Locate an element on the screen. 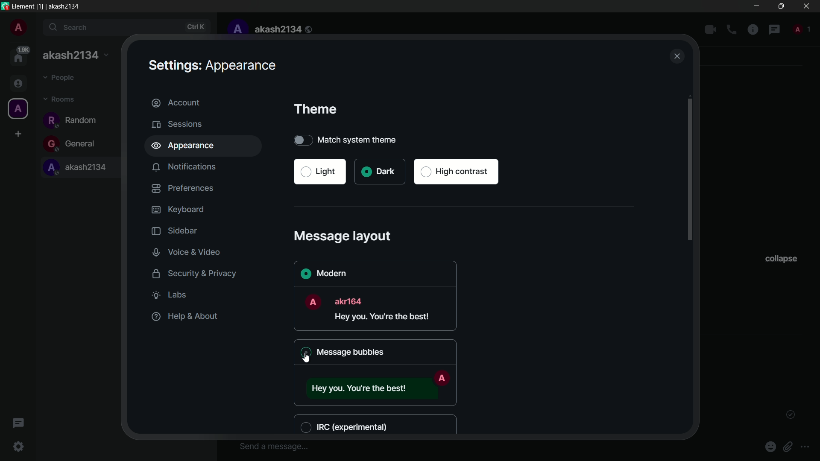 The height and width of the screenshot is (461, 820). people is located at coordinates (61, 79).